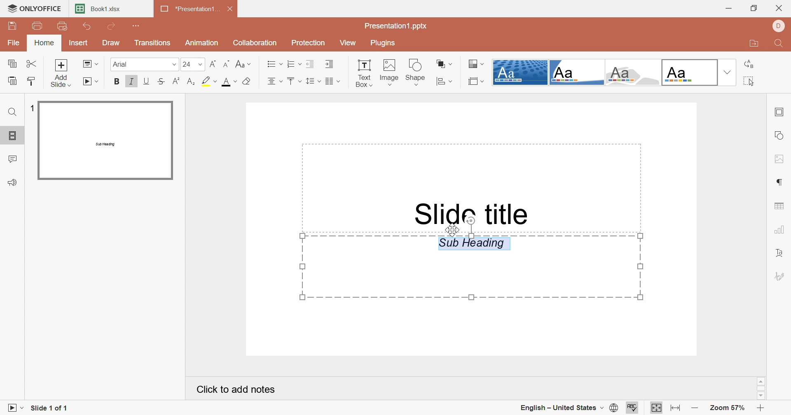  I want to click on Table settings, so click(780, 206).